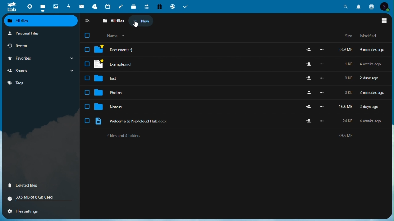 The image size is (394, 221). What do you see at coordinates (33, 45) in the screenshot?
I see `Recent` at bounding box center [33, 45].